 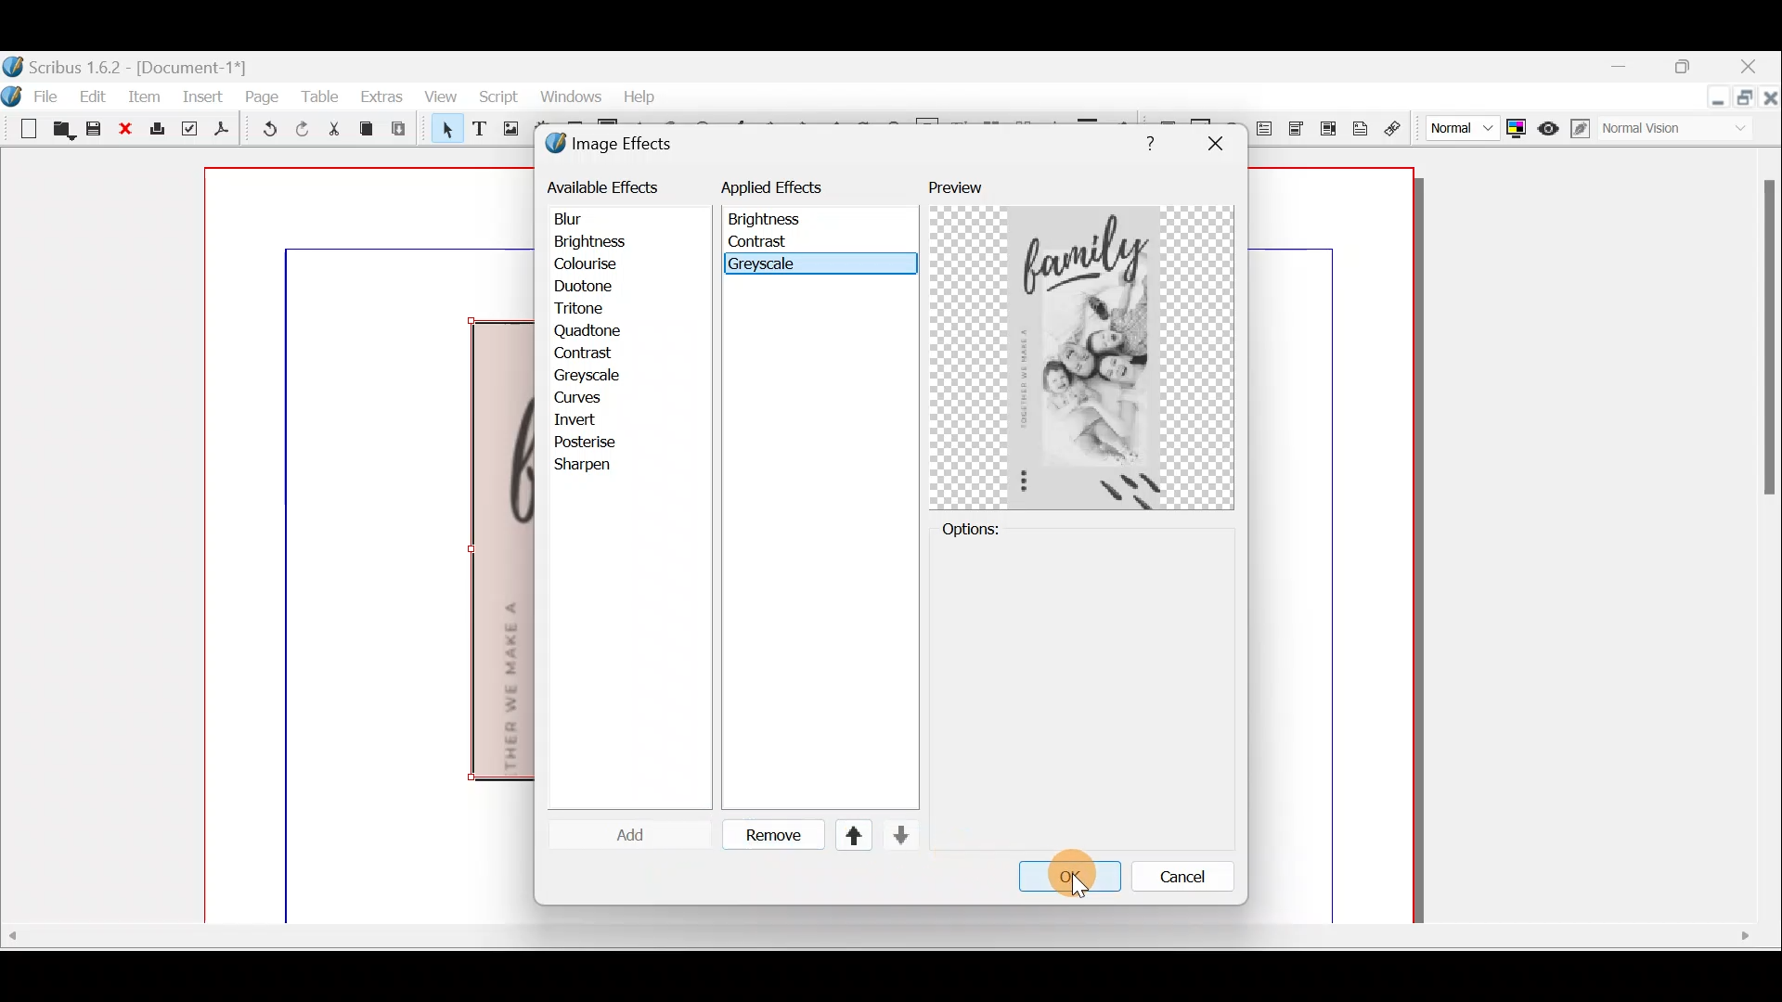 I want to click on maximise, so click(x=1742, y=101).